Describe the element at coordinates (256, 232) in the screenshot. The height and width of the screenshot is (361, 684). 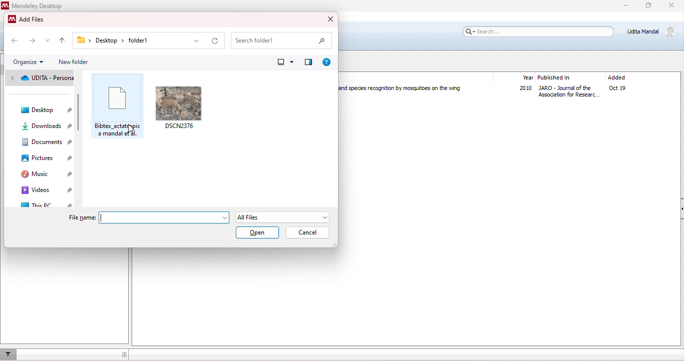
I see `open` at that location.